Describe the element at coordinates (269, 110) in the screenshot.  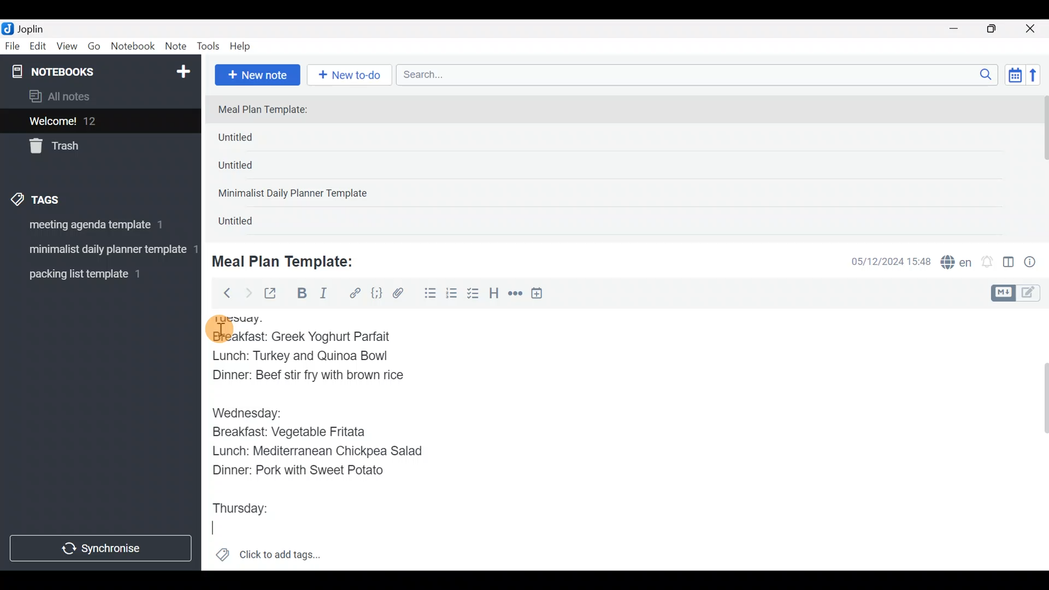
I see `Meal Plan Template:` at that location.